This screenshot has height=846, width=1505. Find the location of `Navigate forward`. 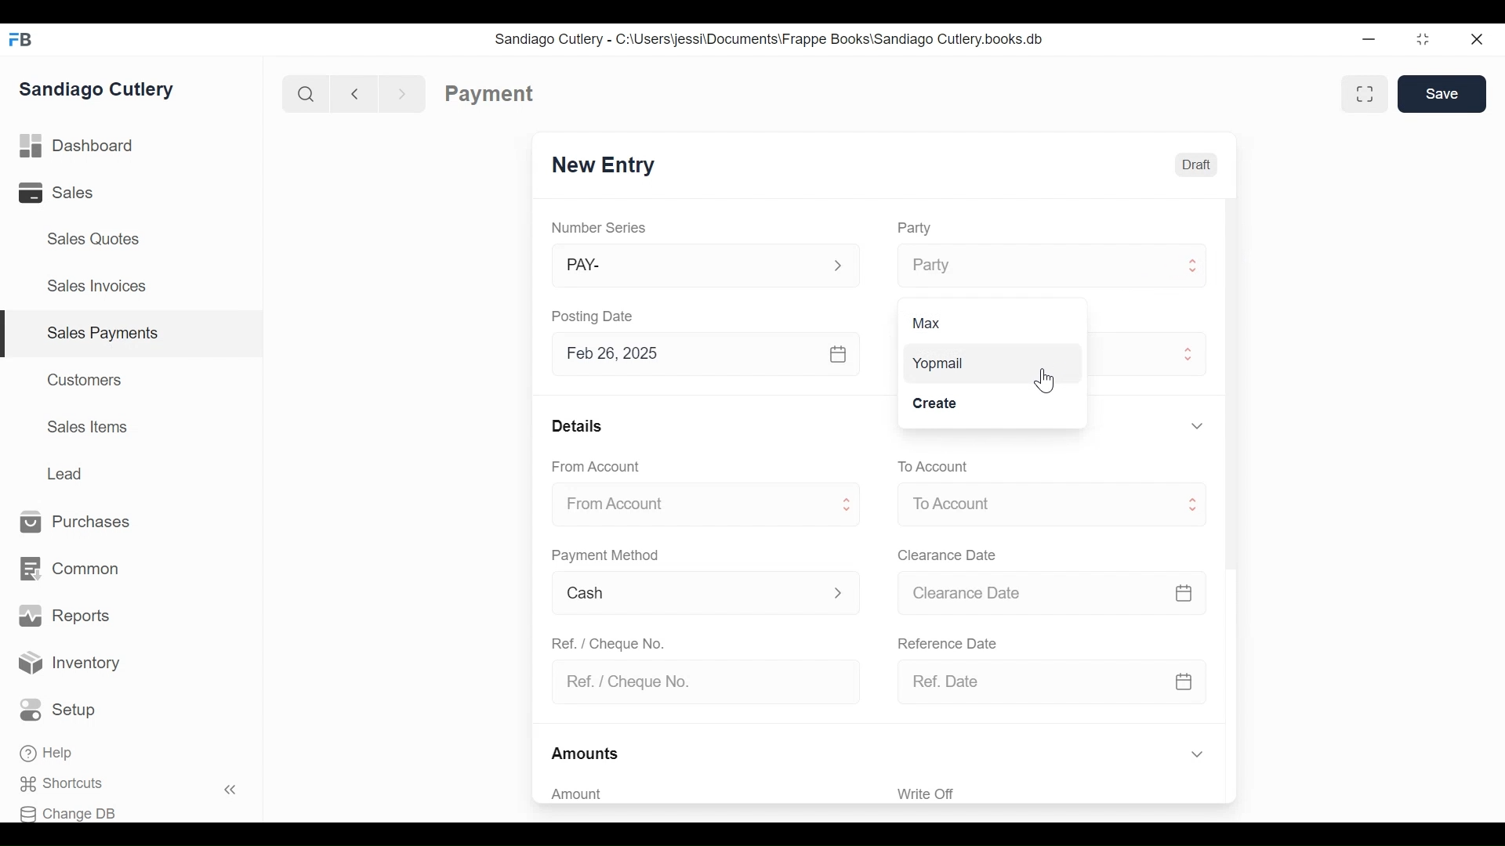

Navigate forward is located at coordinates (403, 92).